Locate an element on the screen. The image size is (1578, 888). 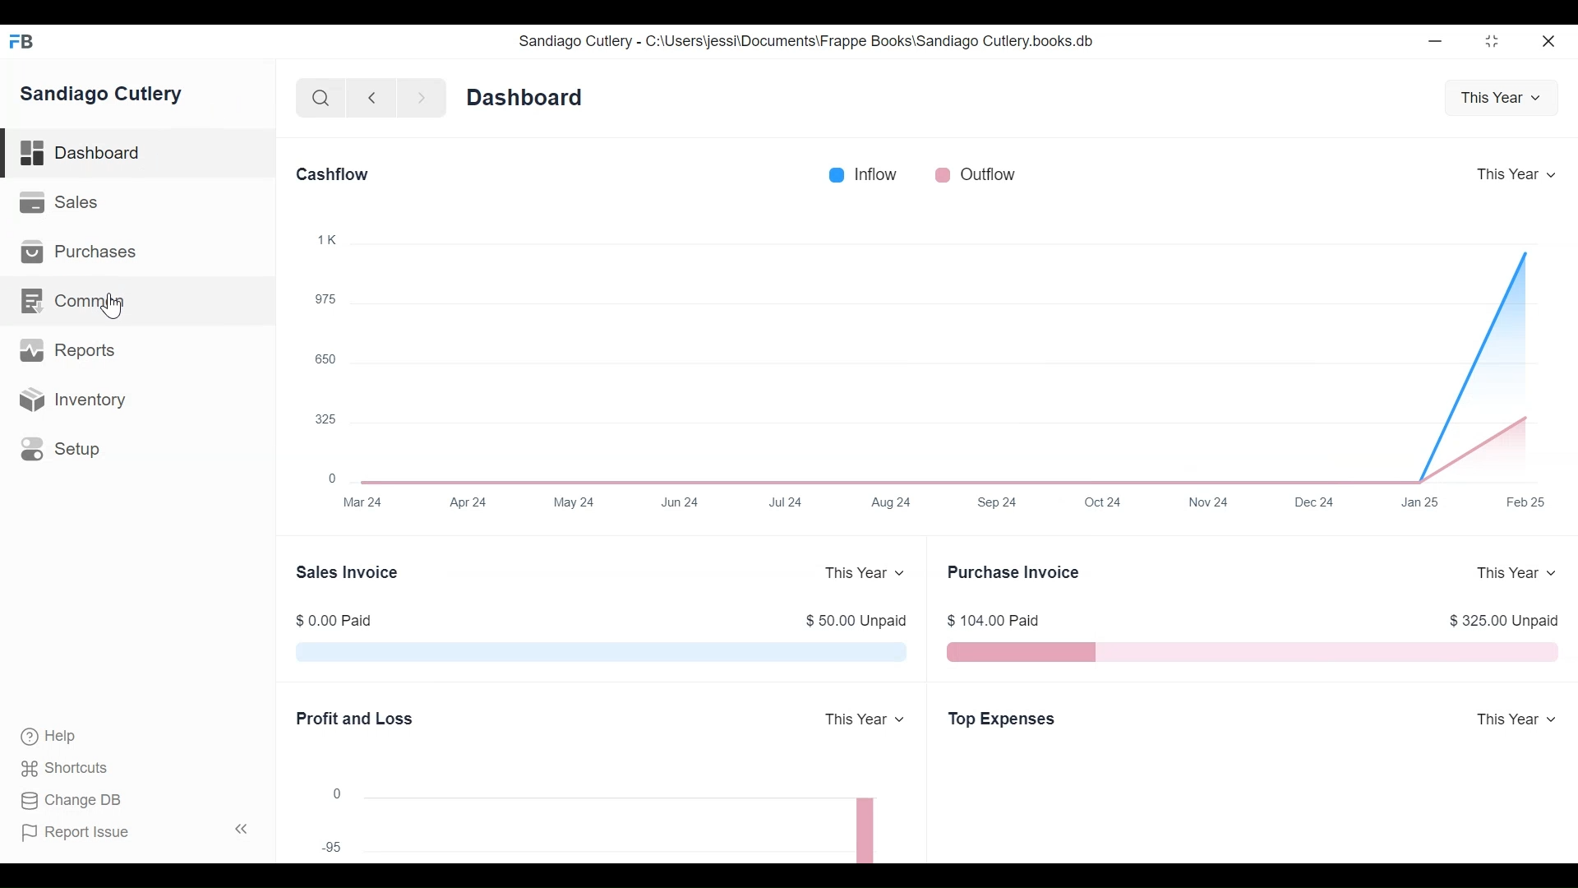
$ 50.00 Unpaid is located at coordinates (856, 622).